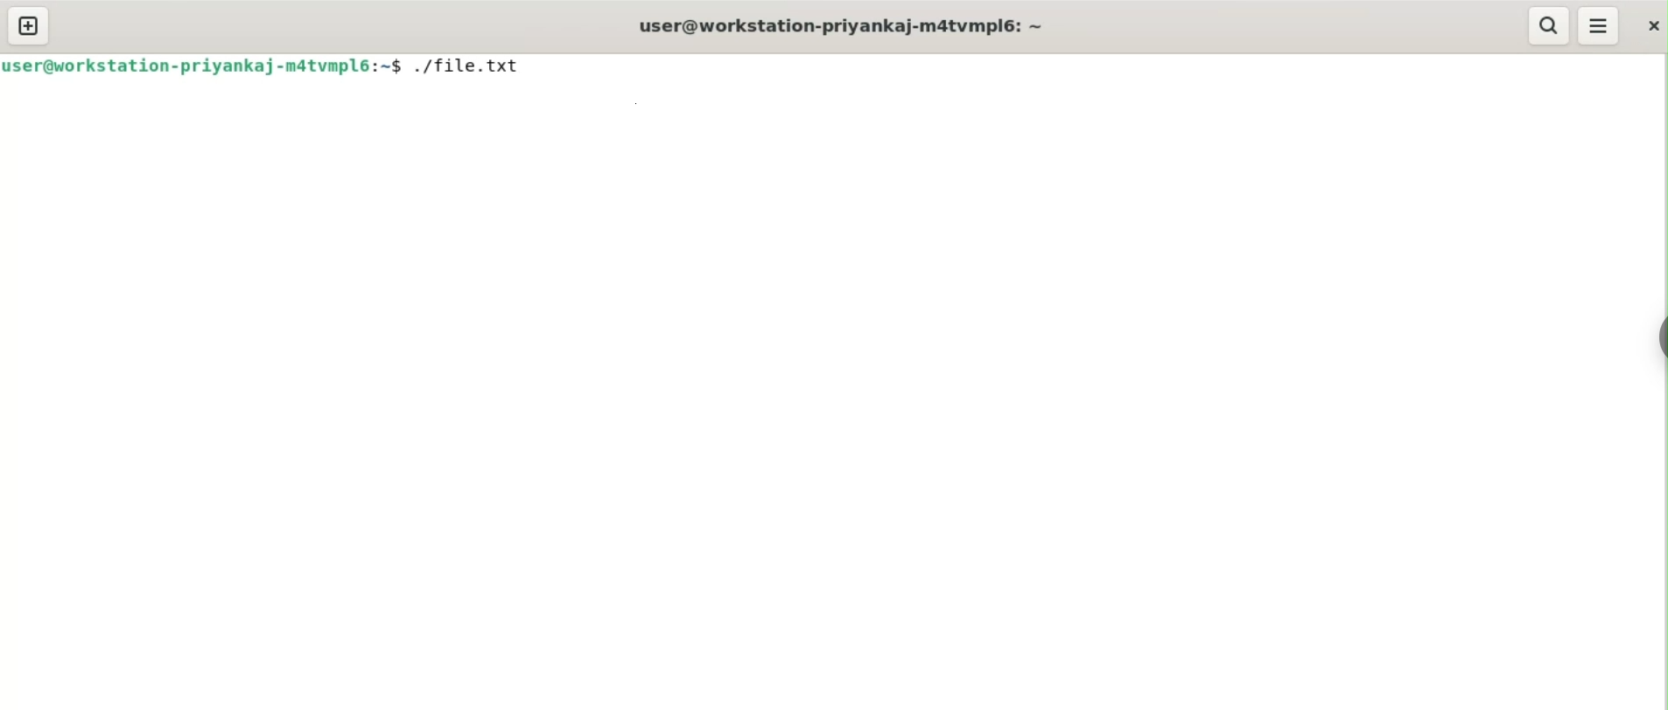 Image resolution: width=1668 pixels, height=710 pixels. What do you see at coordinates (474, 66) in the screenshot?
I see `./file.txt` at bounding box center [474, 66].